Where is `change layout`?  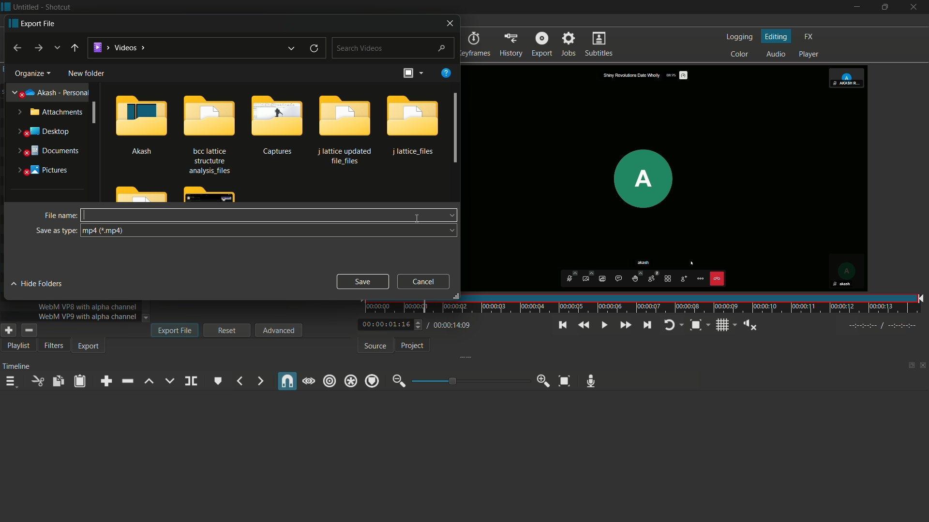 change layout is located at coordinates (908, 368).